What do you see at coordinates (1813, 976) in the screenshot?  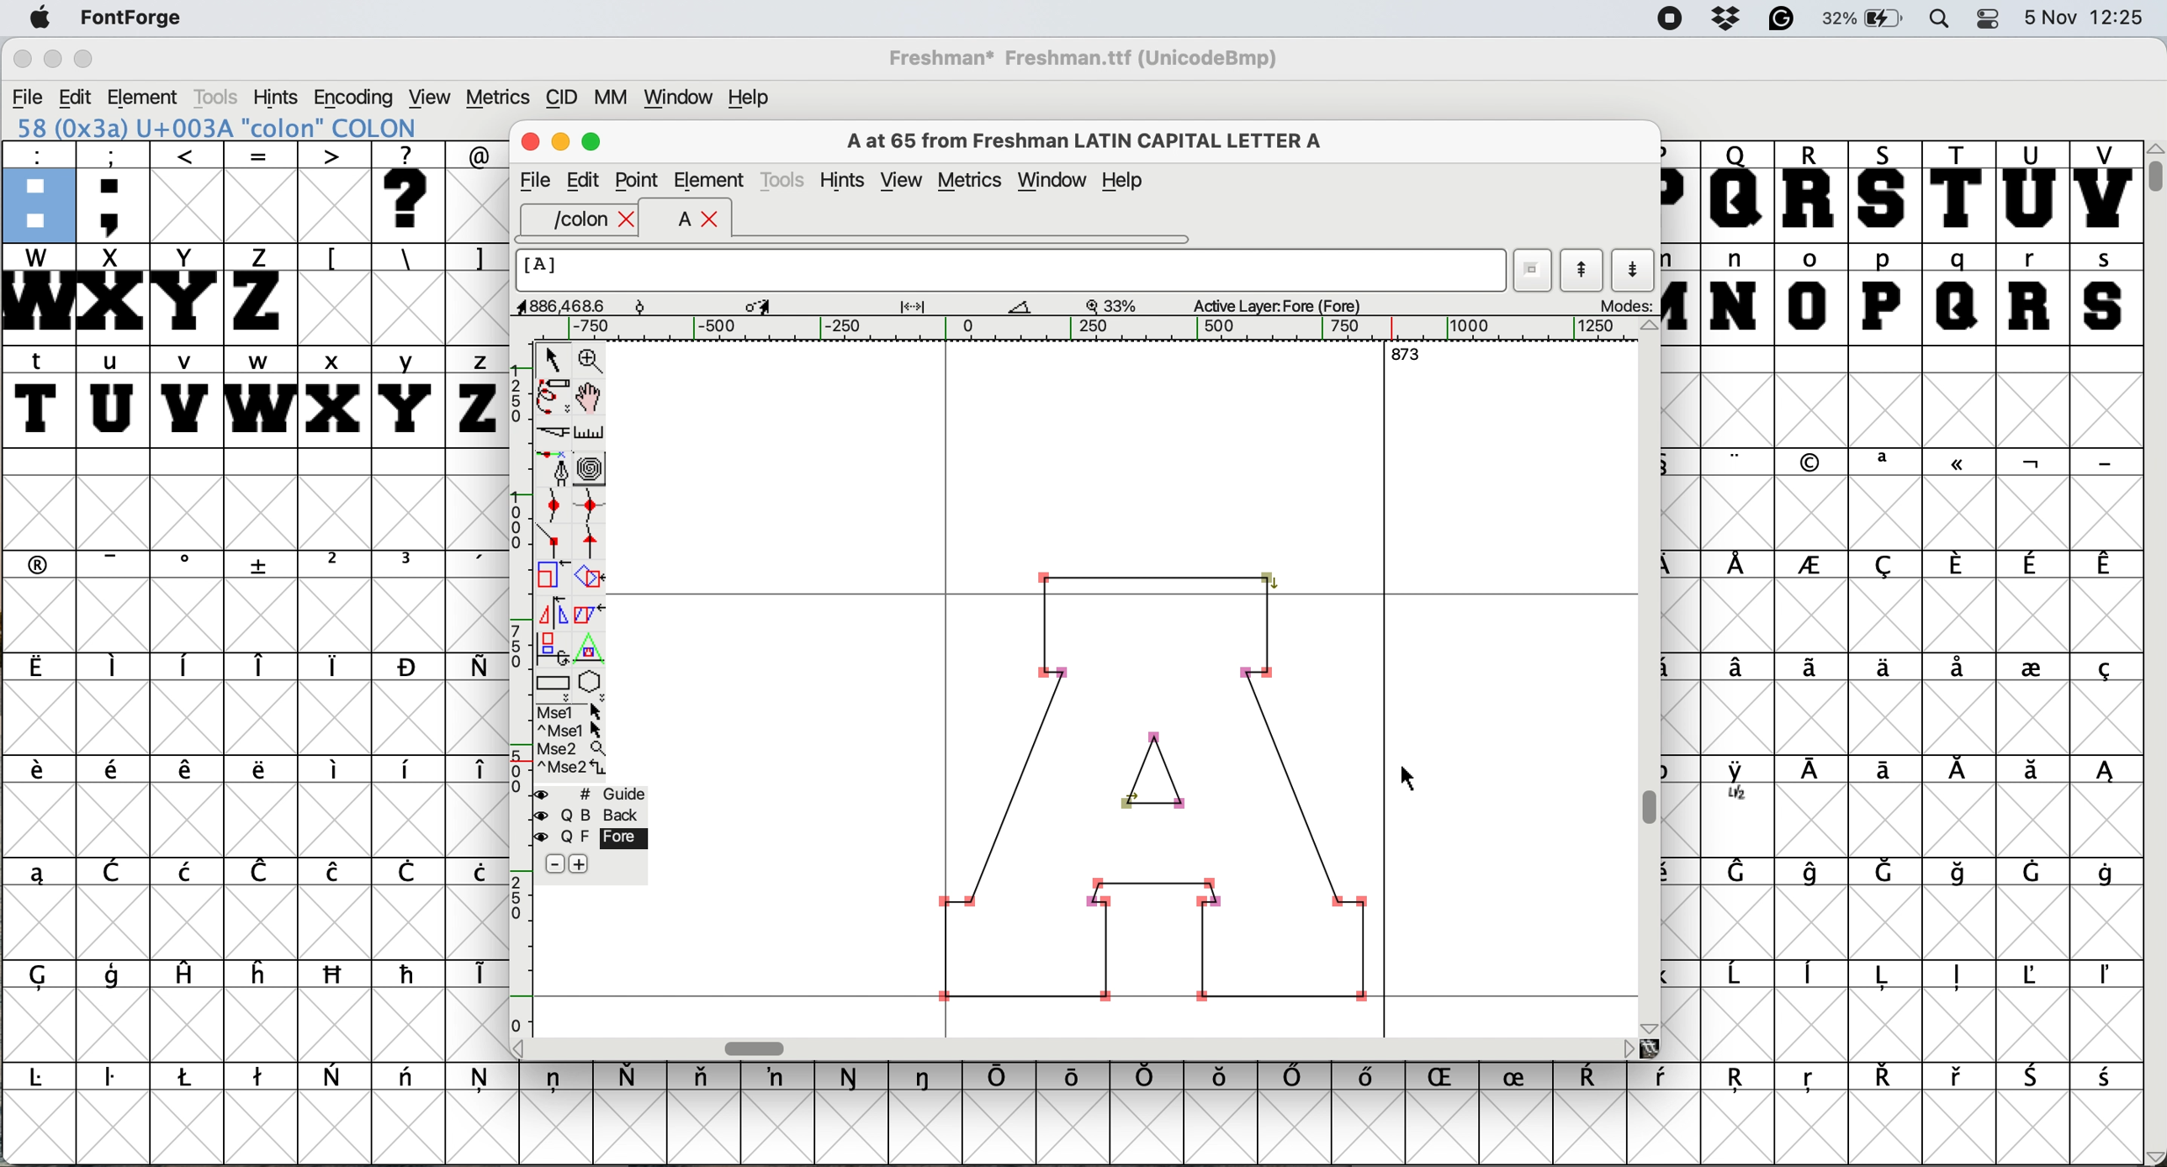 I see `symbol` at bounding box center [1813, 976].